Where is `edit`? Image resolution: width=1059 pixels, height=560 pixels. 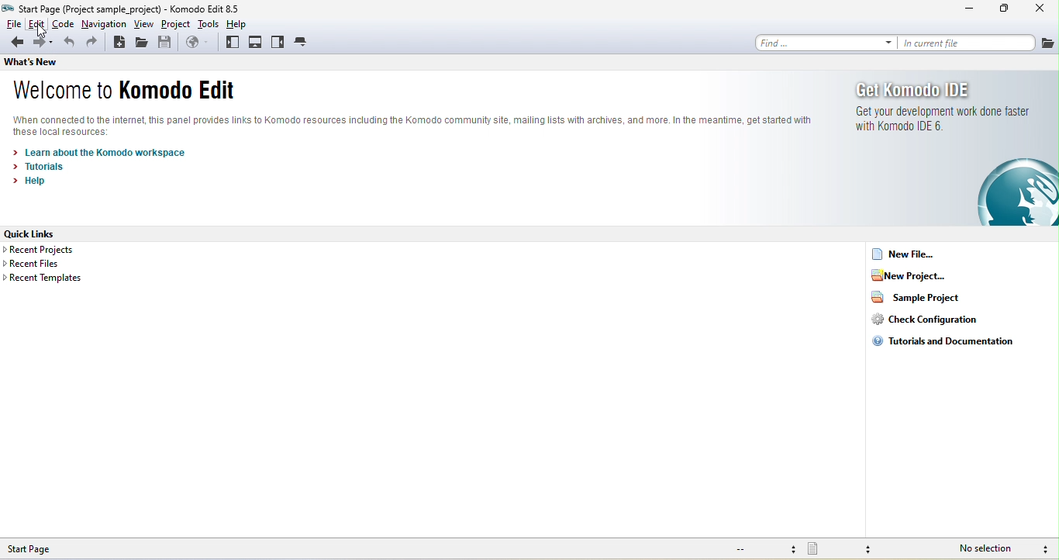 edit is located at coordinates (36, 24).